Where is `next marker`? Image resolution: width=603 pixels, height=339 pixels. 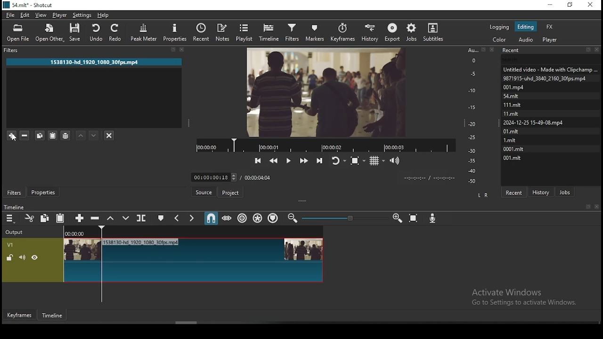
next marker is located at coordinates (190, 218).